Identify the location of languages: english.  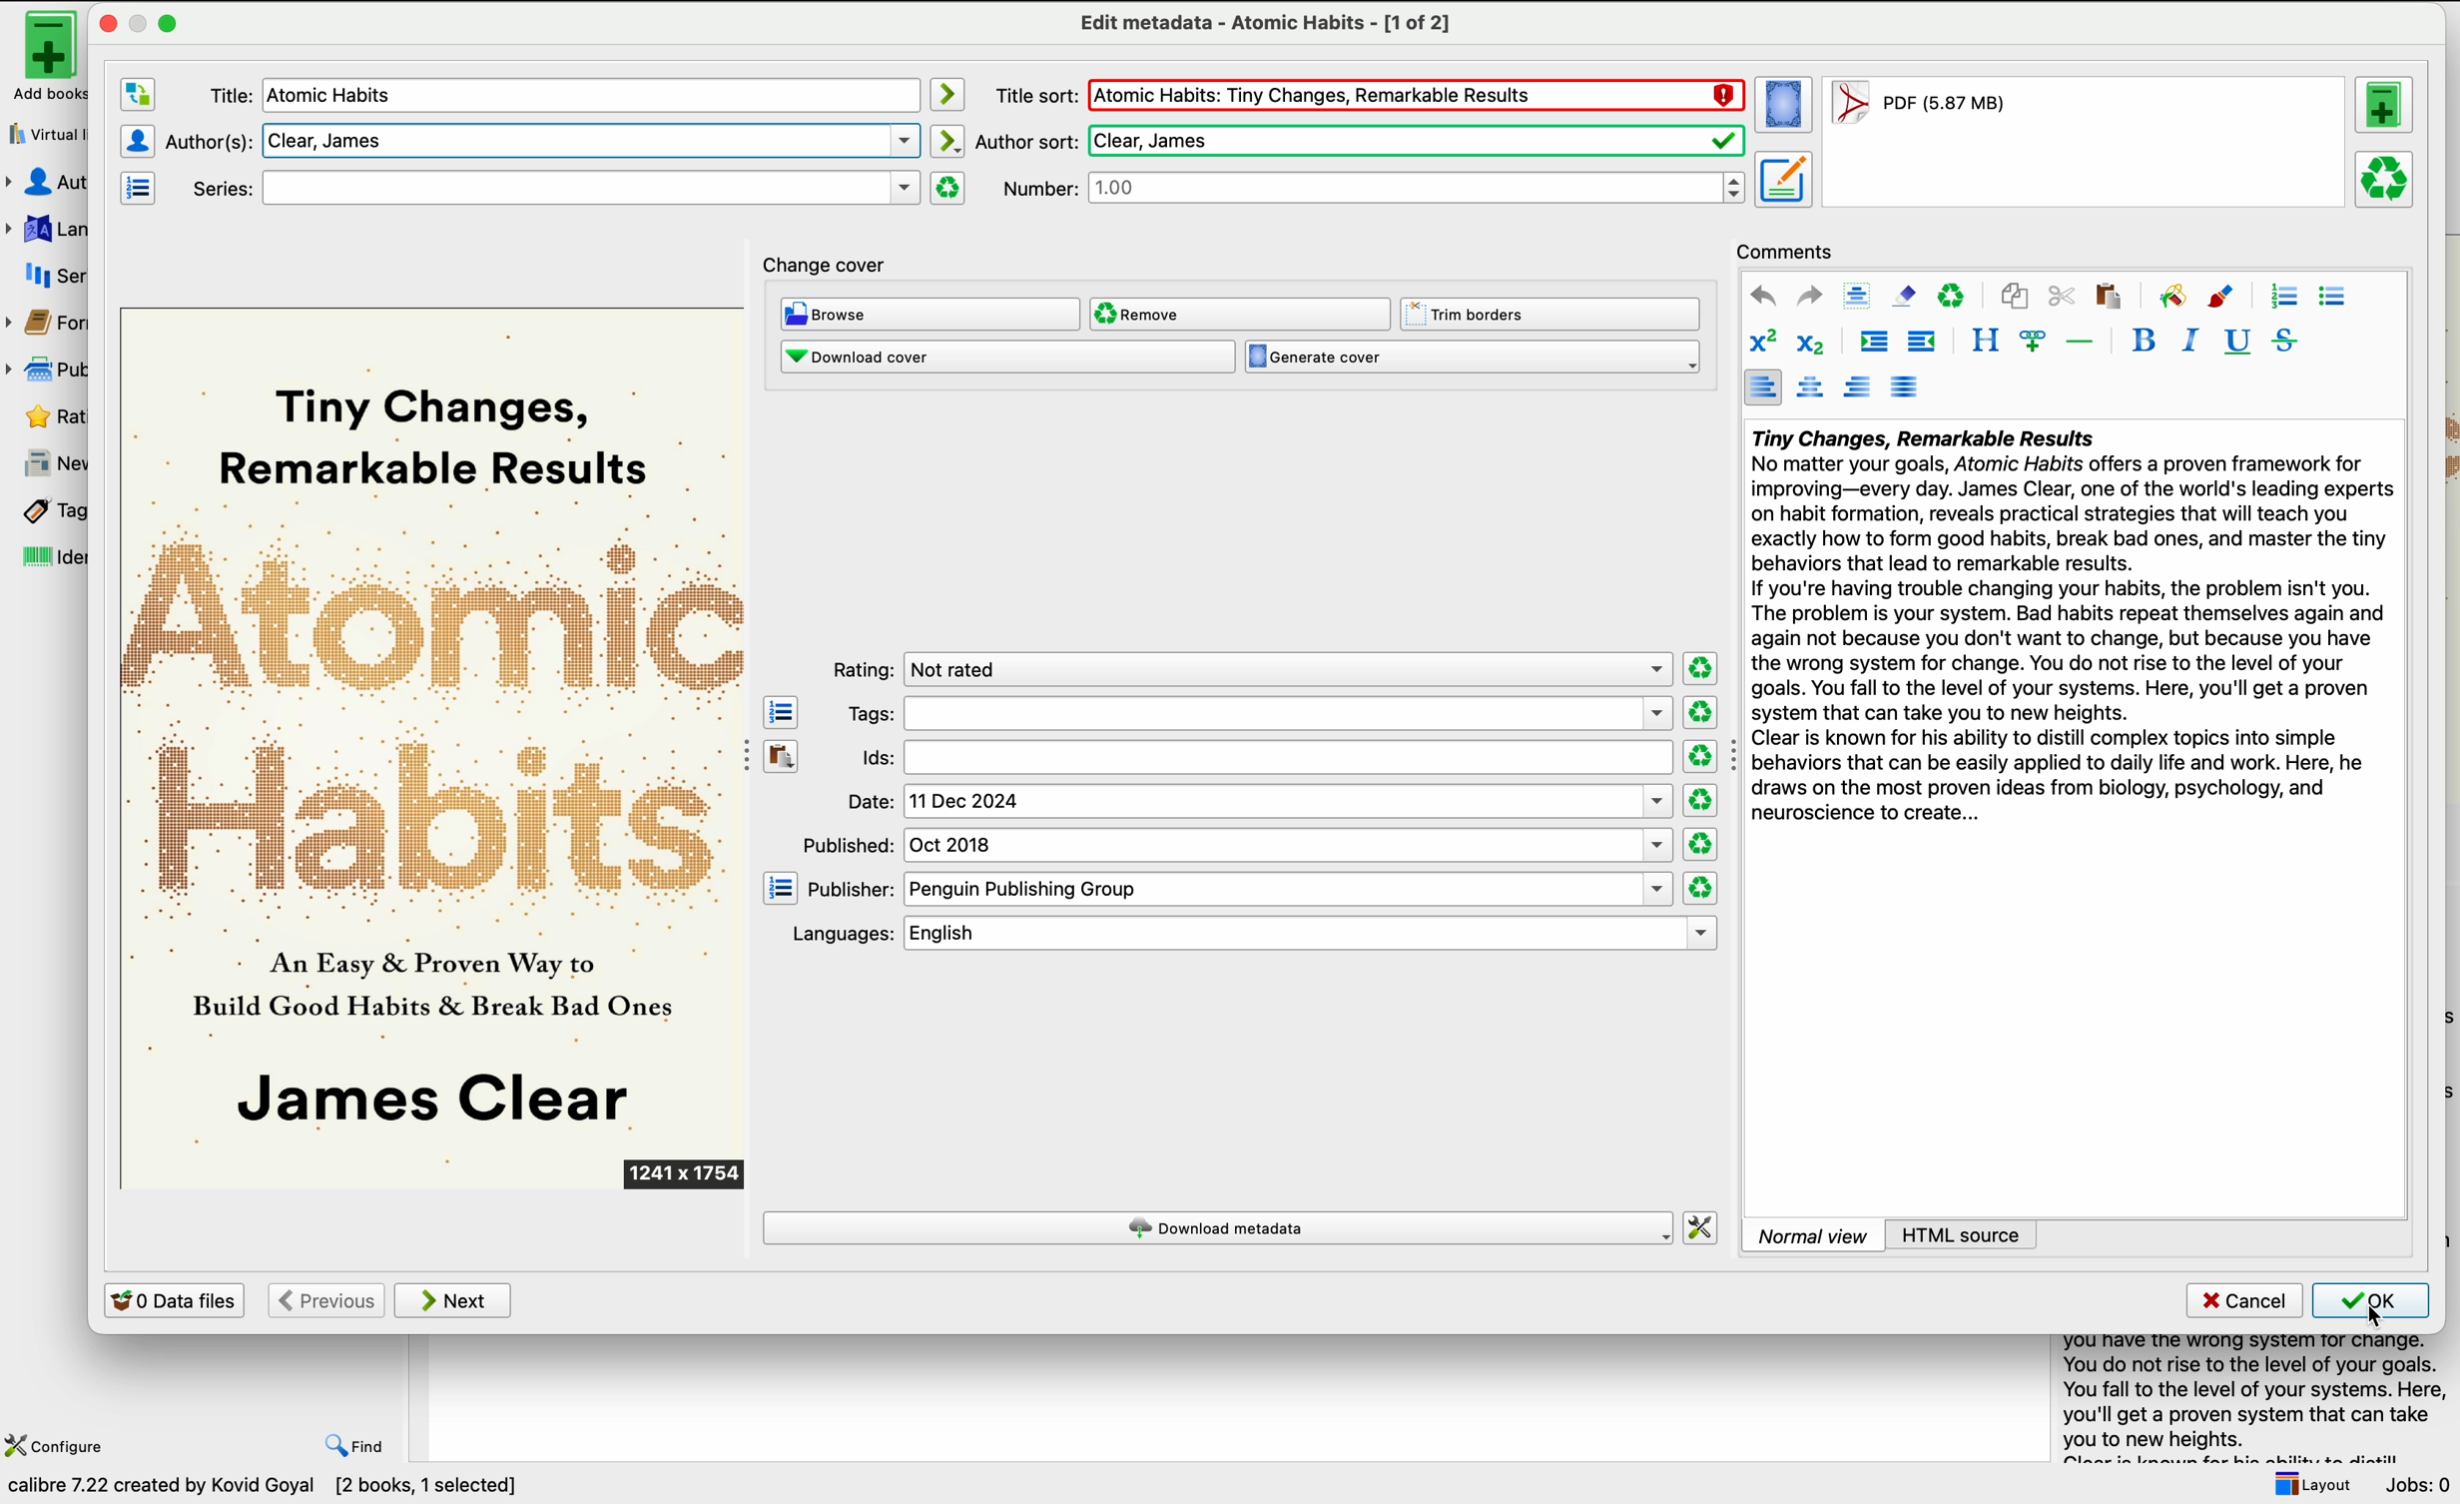
(1245, 934).